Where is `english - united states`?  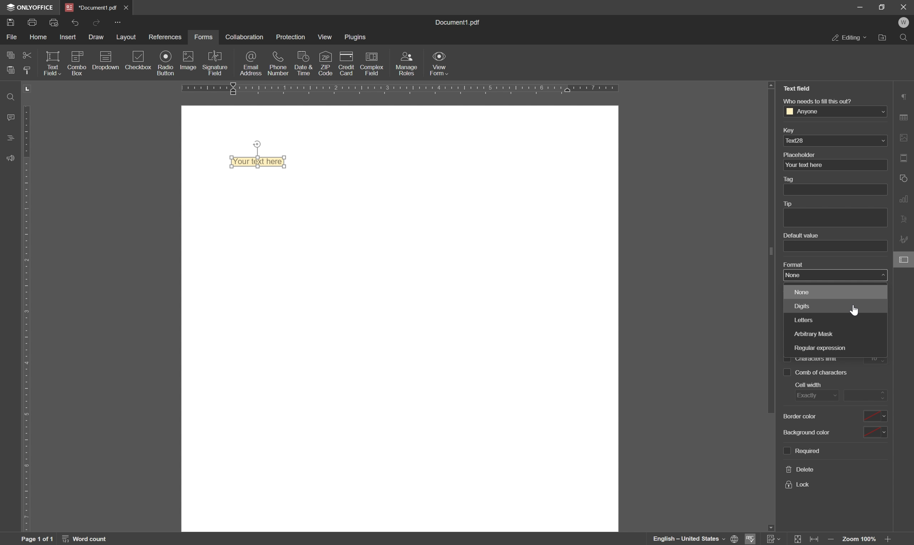 english - united states is located at coordinates (689, 539).